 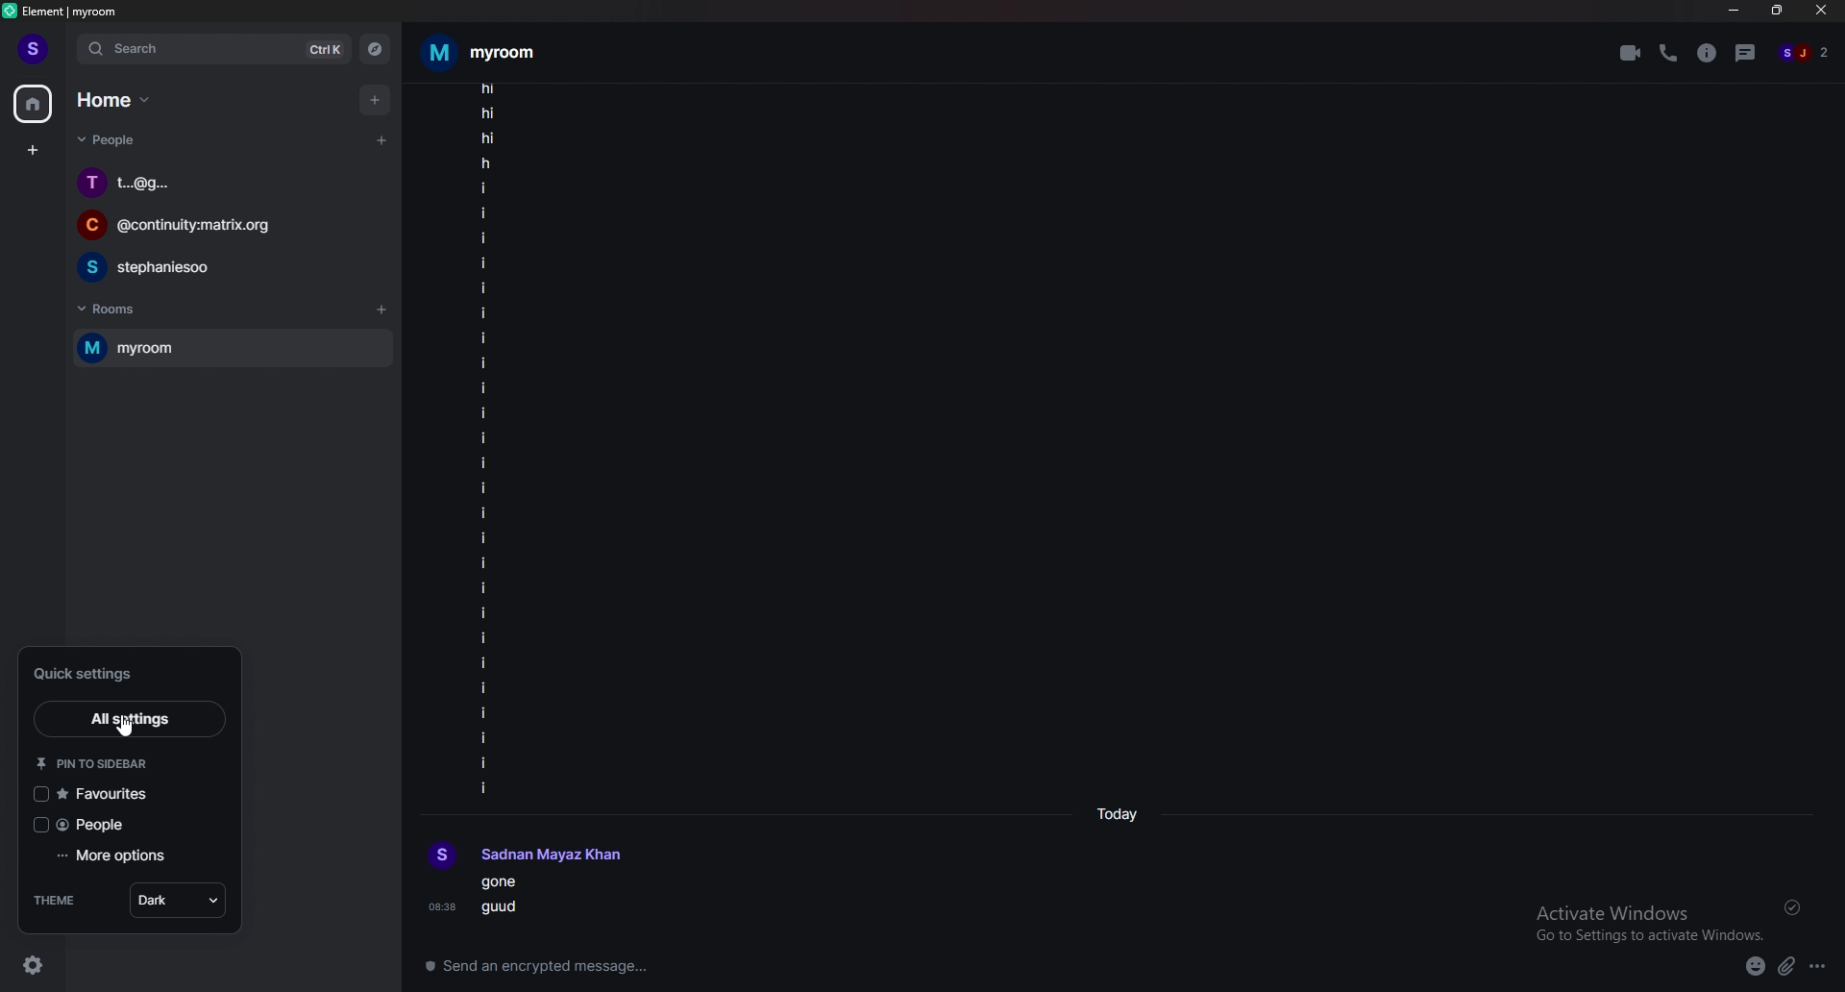 What do you see at coordinates (34, 105) in the screenshot?
I see `home` at bounding box center [34, 105].